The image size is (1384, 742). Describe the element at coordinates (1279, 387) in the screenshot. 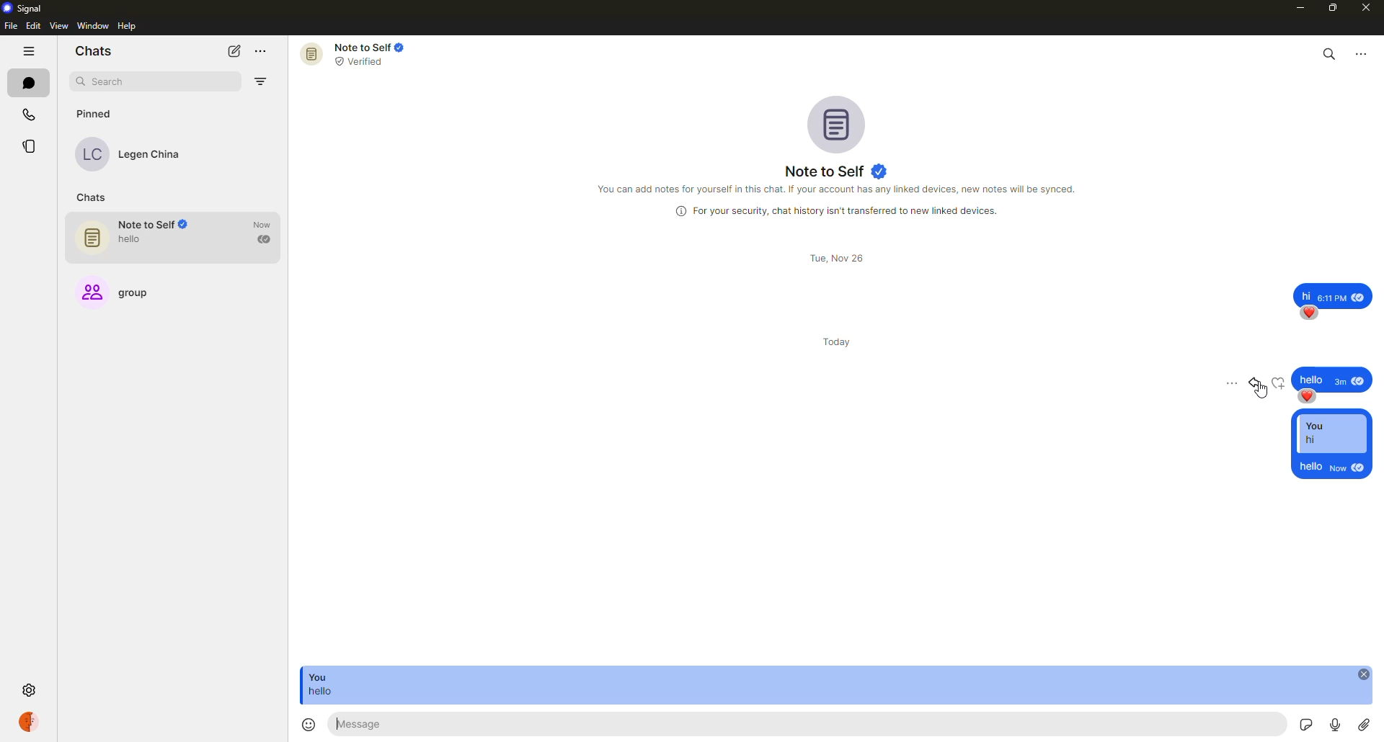

I see `reaction` at that location.